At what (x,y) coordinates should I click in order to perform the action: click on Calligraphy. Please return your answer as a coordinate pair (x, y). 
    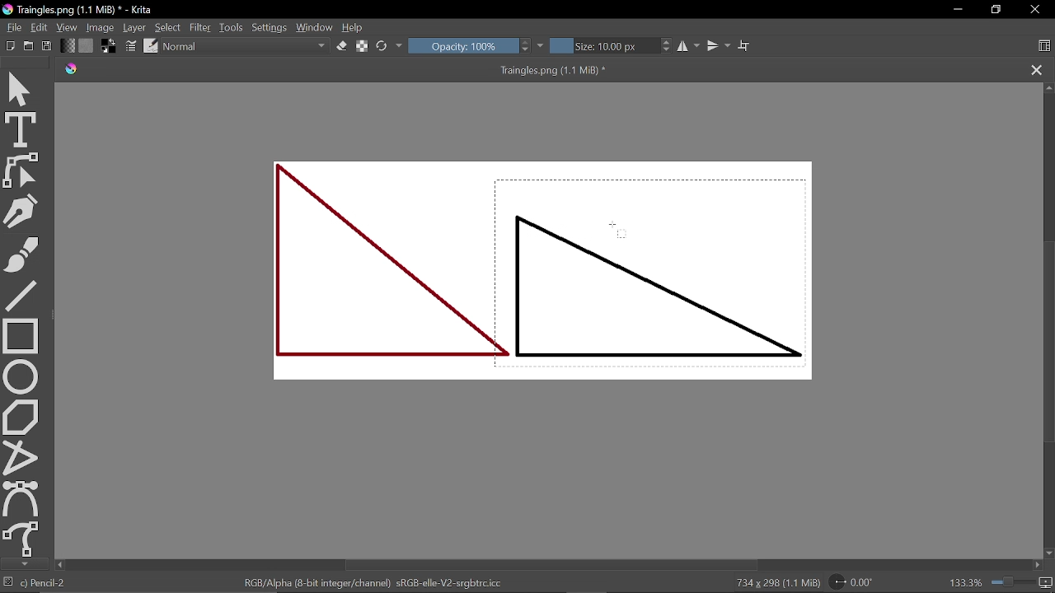
    Looking at the image, I should click on (22, 211).